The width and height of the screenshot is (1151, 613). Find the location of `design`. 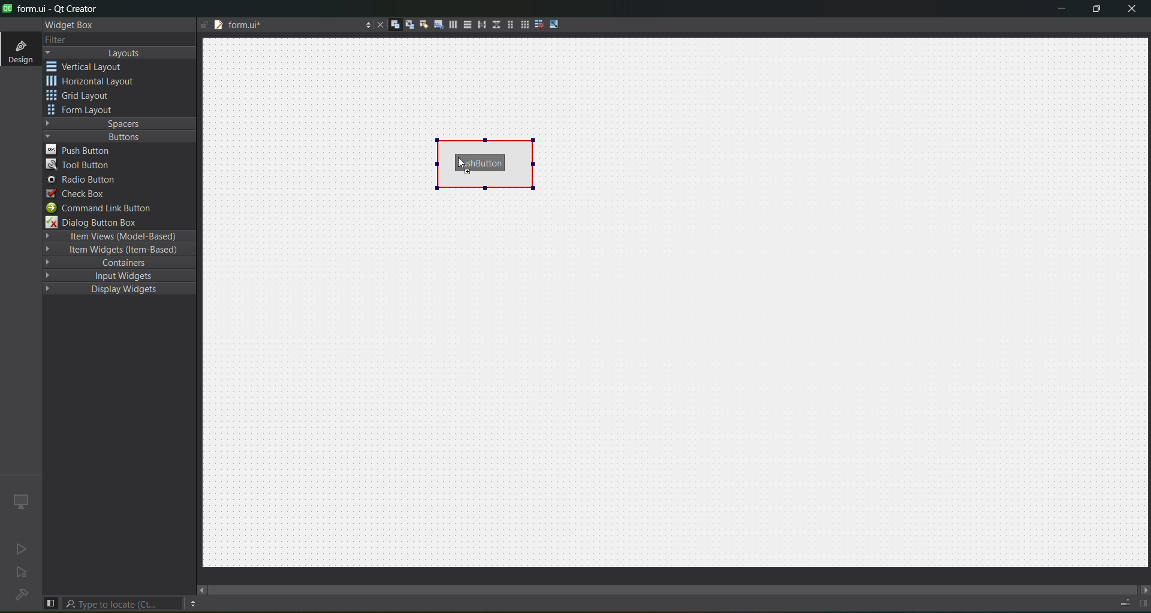

design is located at coordinates (19, 50).